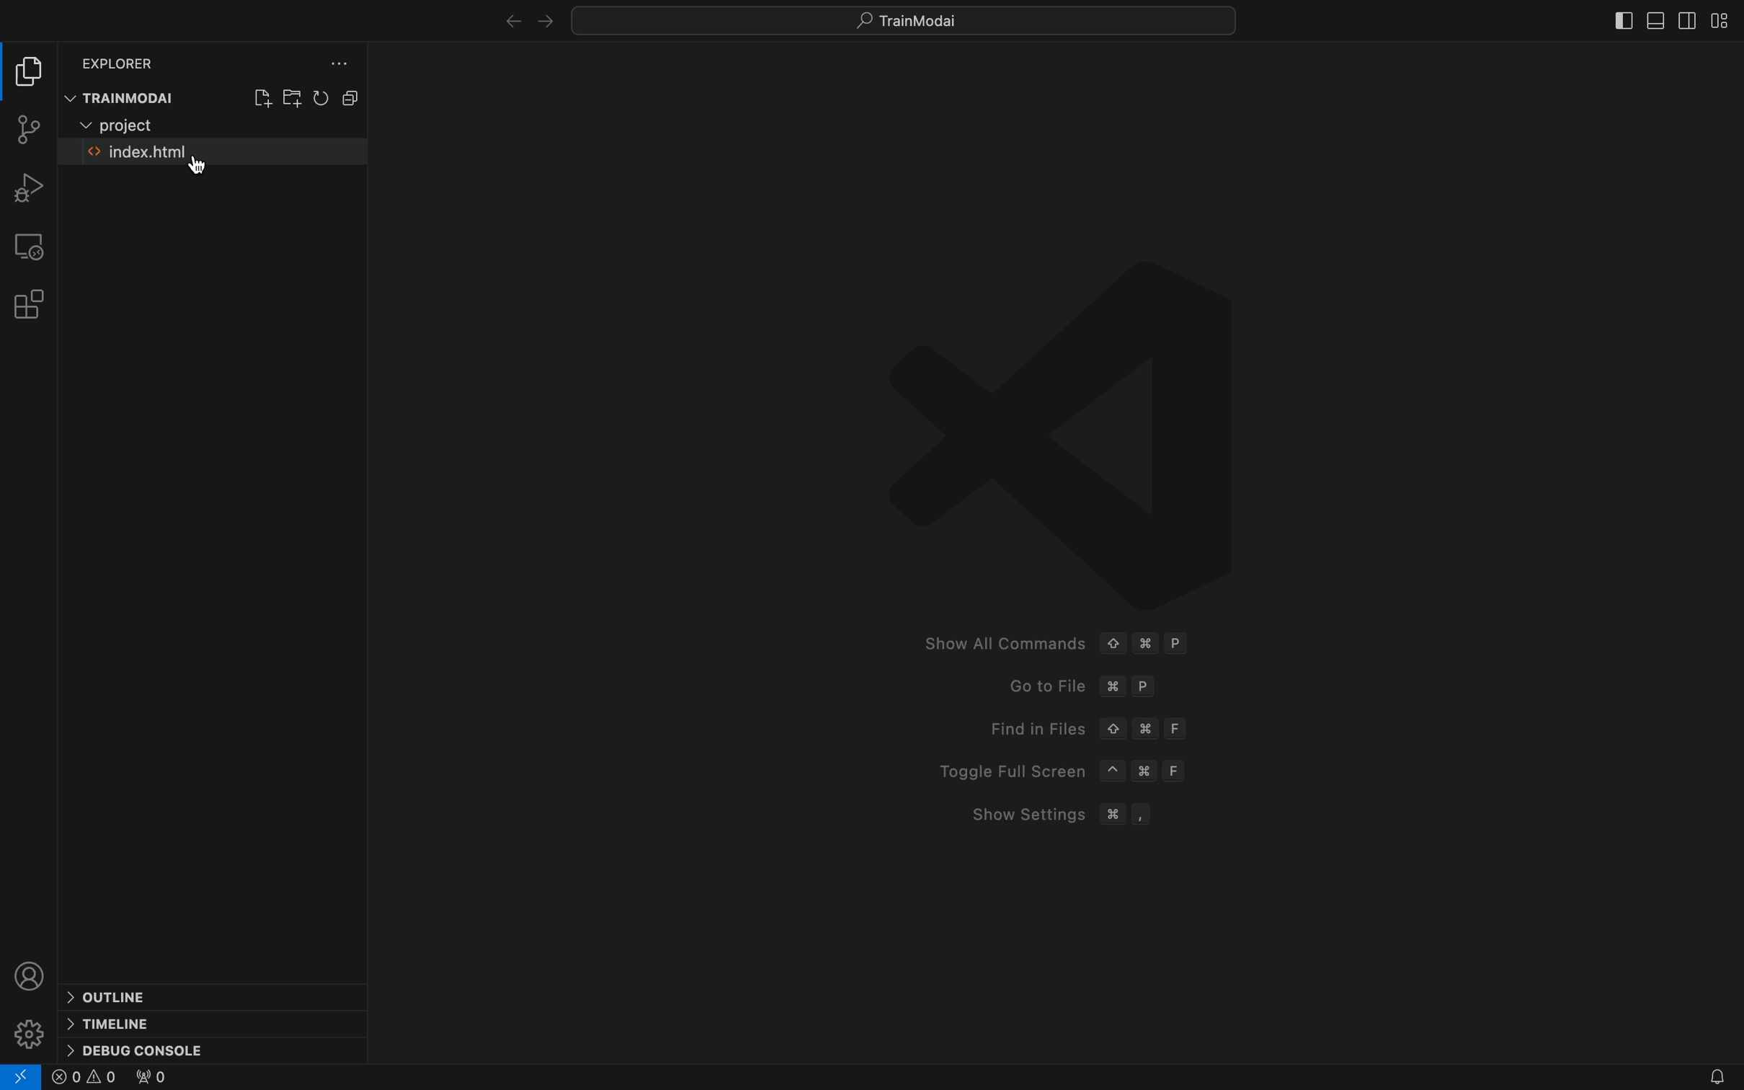 Image resolution: width=1744 pixels, height=1090 pixels. I want to click on 0, so click(85, 1078).